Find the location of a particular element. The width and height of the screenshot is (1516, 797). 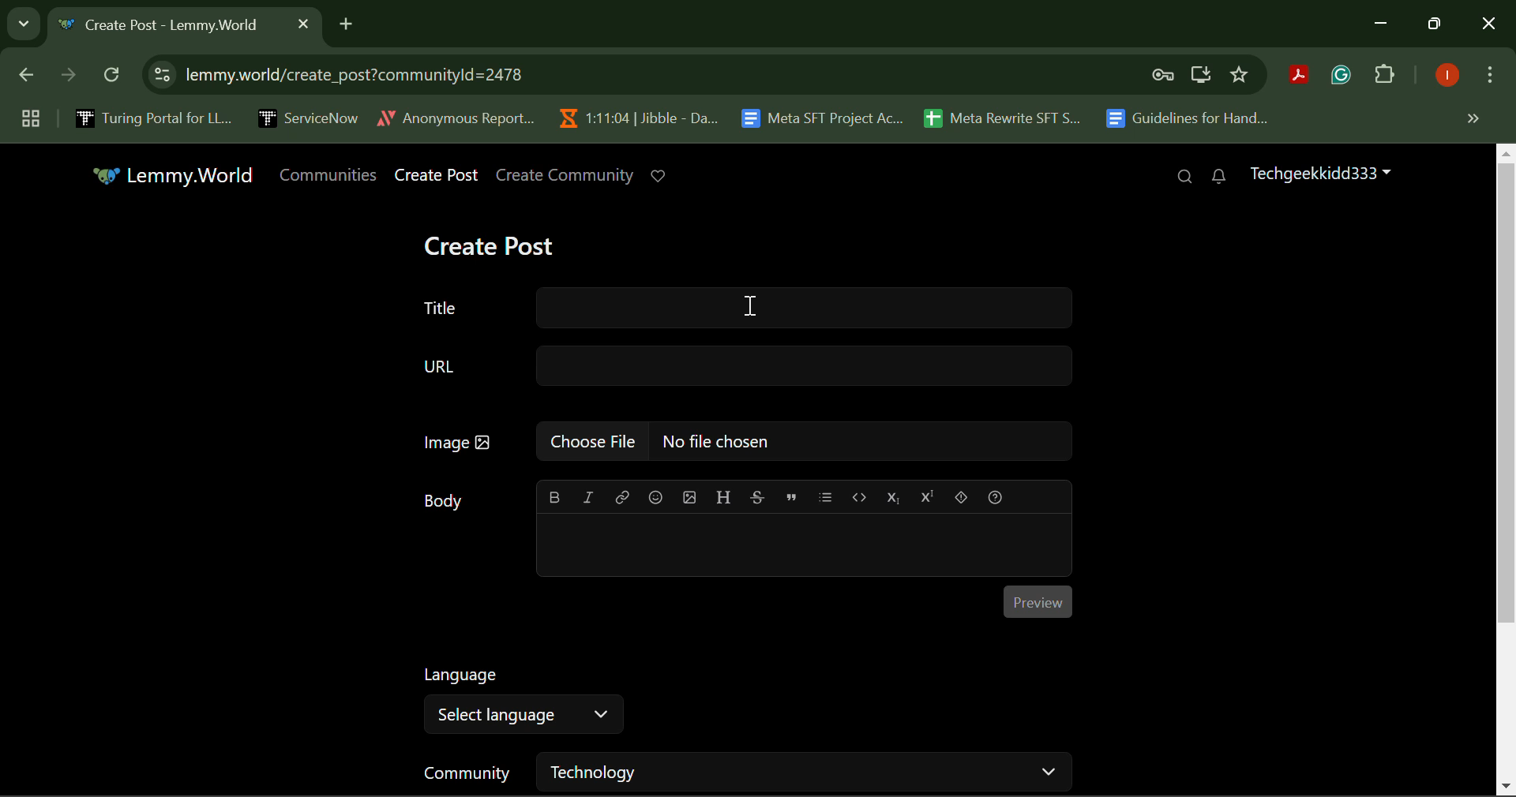

Logged In User is located at coordinates (1444, 77).